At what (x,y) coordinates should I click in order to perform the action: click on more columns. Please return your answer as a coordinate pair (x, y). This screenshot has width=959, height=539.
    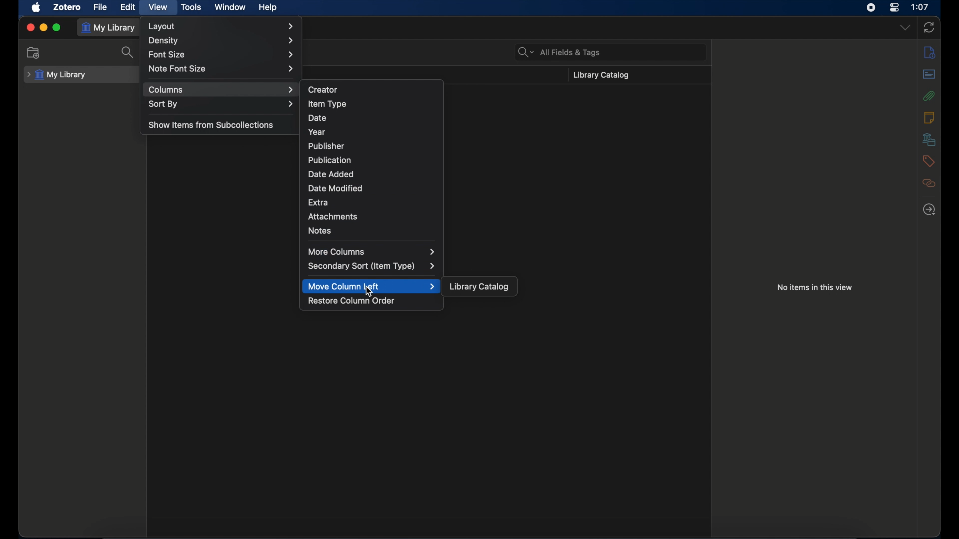
    Looking at the image, I should click on (372, 252).